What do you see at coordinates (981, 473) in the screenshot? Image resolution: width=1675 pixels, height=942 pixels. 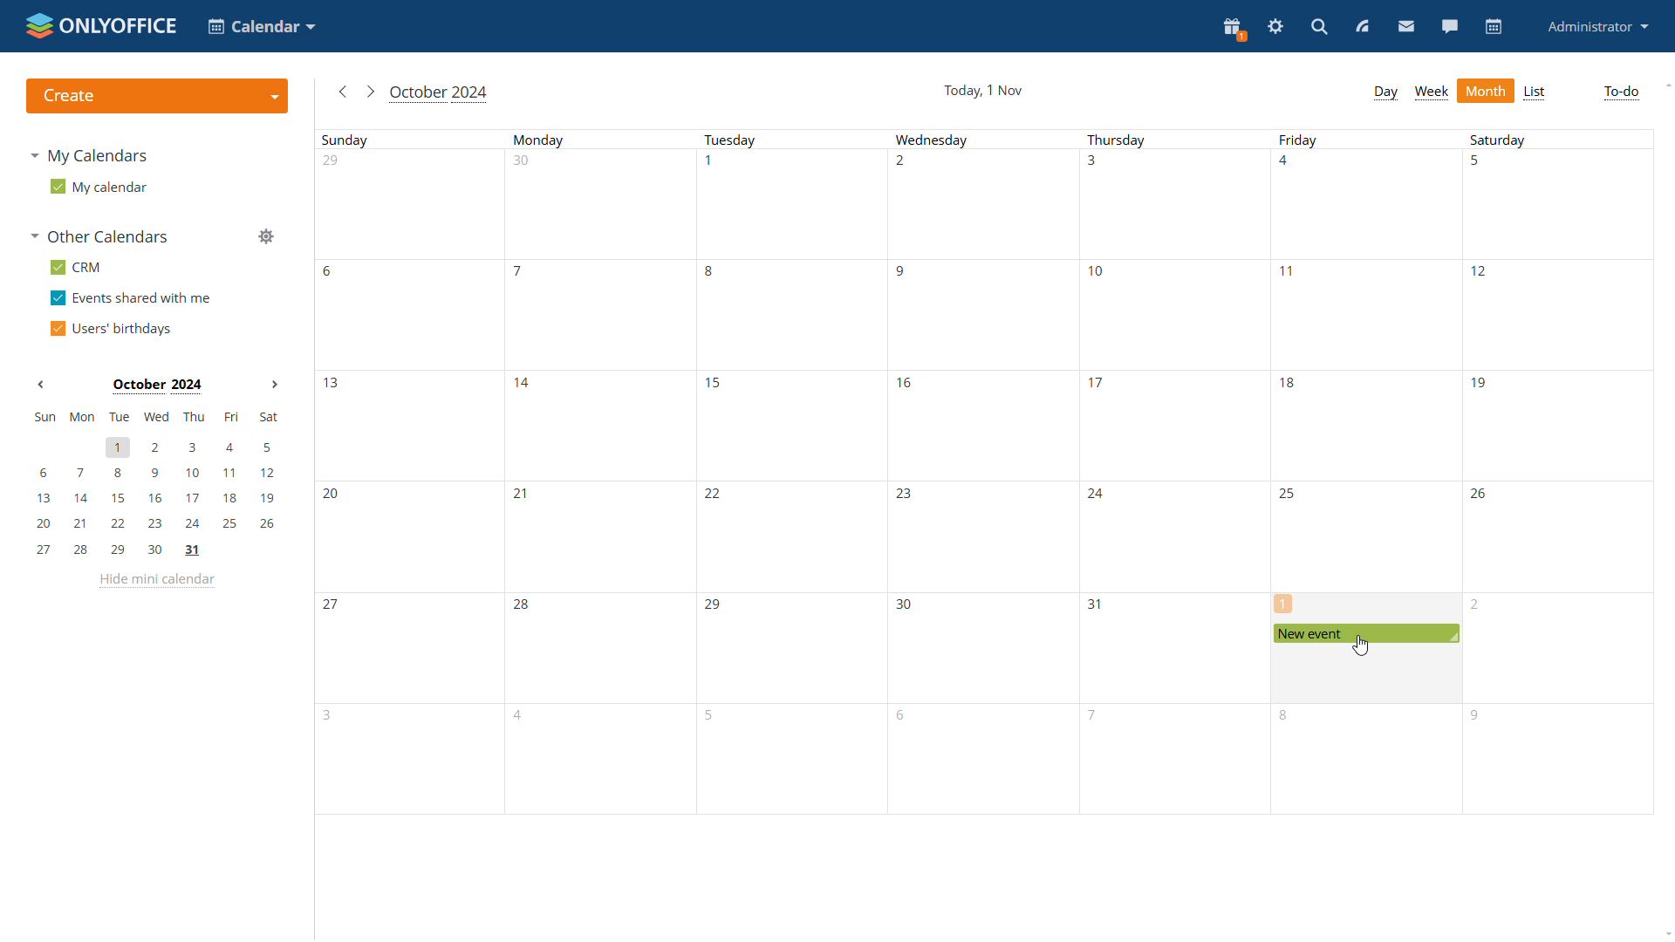 I see `Wednesday` at bounding box center [981, 473].